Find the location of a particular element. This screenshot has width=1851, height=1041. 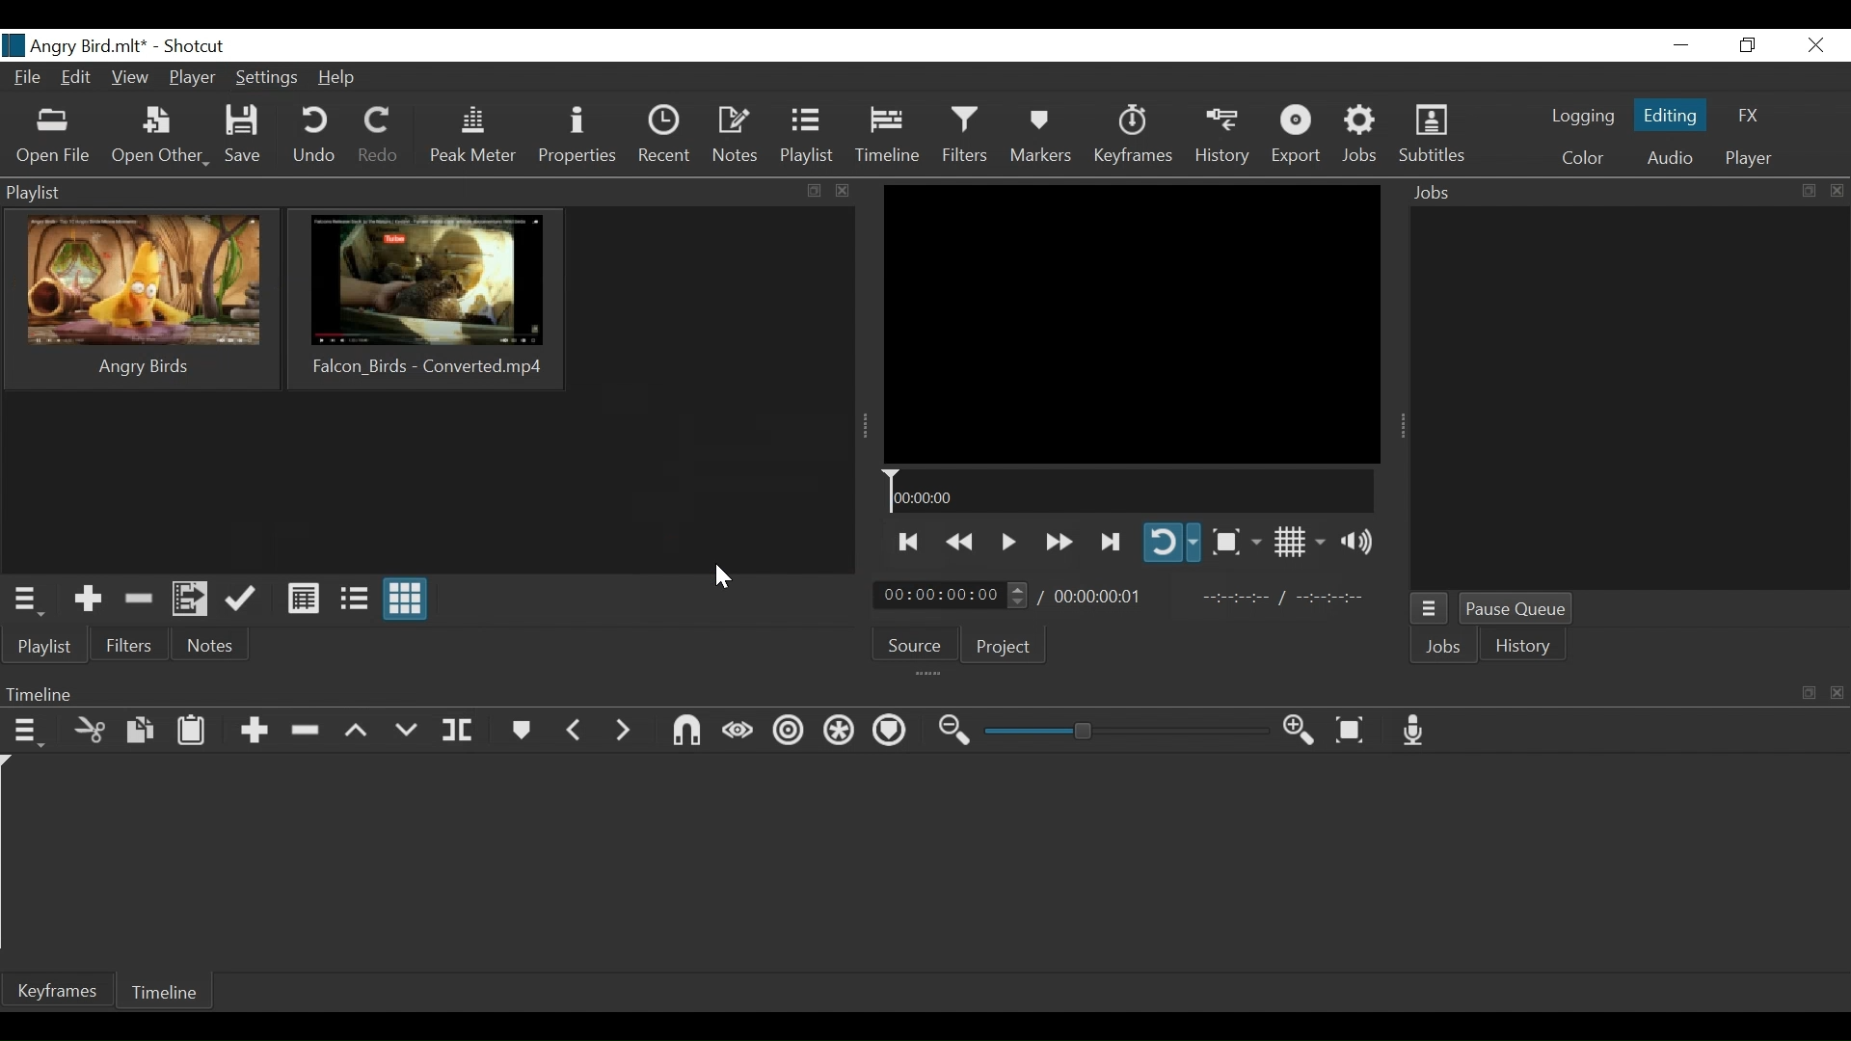

Snap is located at coordinates (687, 733).